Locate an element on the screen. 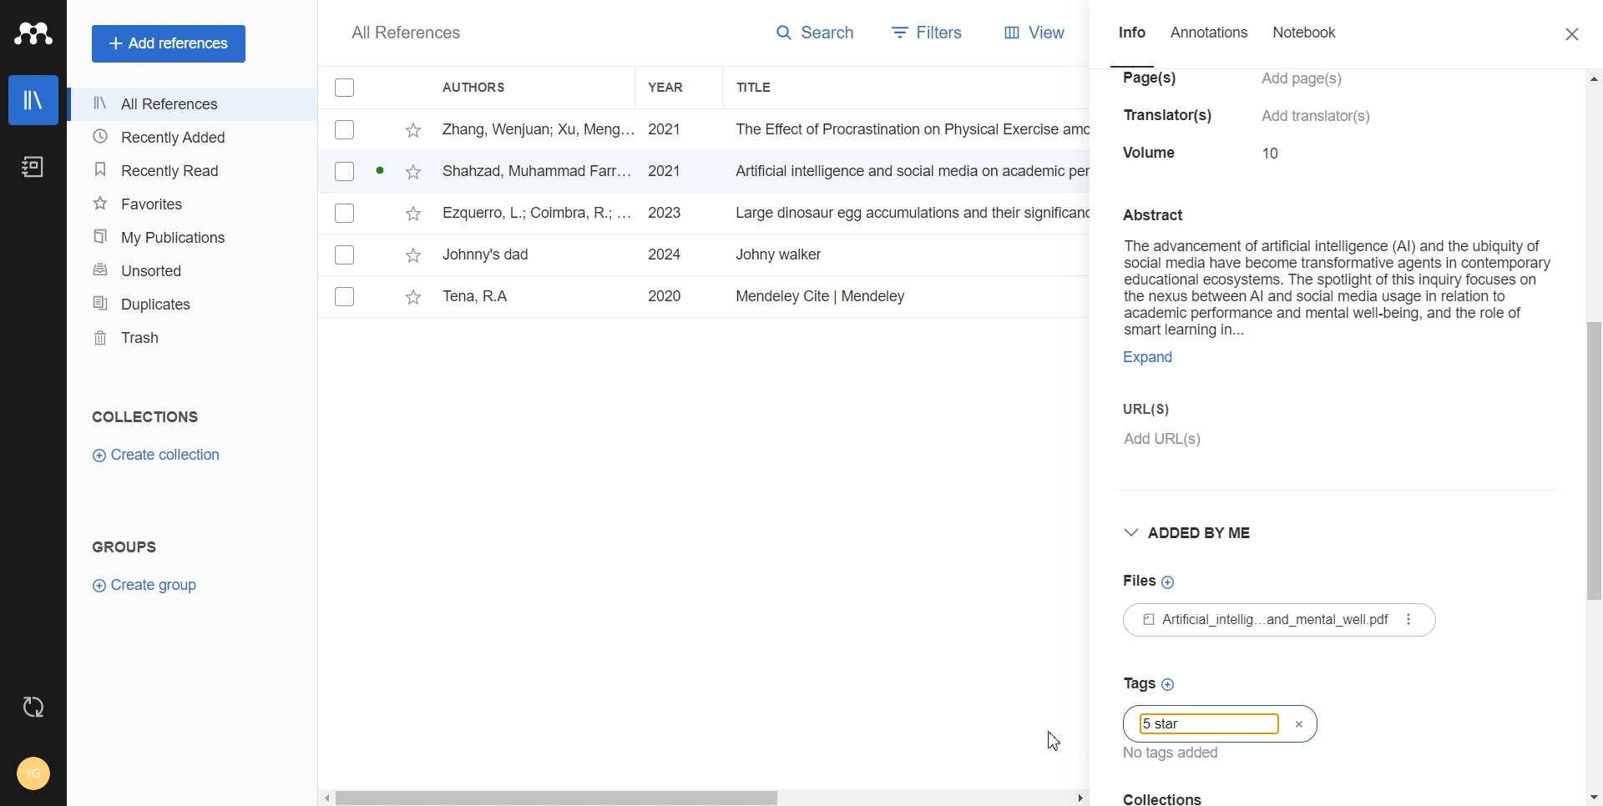 The width and height of the screenshot is (1603, 806). Library is located at coordinates (34, 100).